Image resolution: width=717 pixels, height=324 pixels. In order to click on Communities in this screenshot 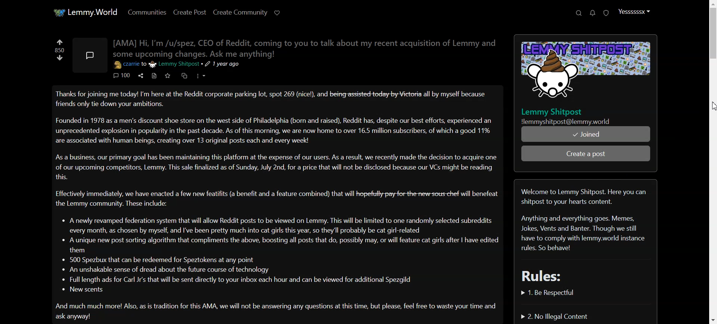, I will do `click(146, 12)`.